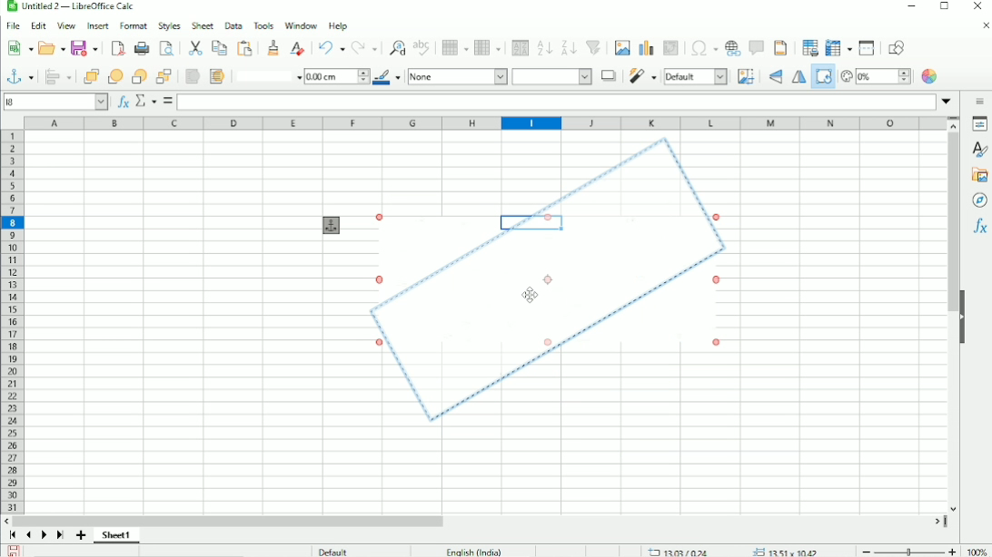  What do you see at coordinates (980, 201) in the screenshot?
I see `Navigator` at bounding box center [980, 201].